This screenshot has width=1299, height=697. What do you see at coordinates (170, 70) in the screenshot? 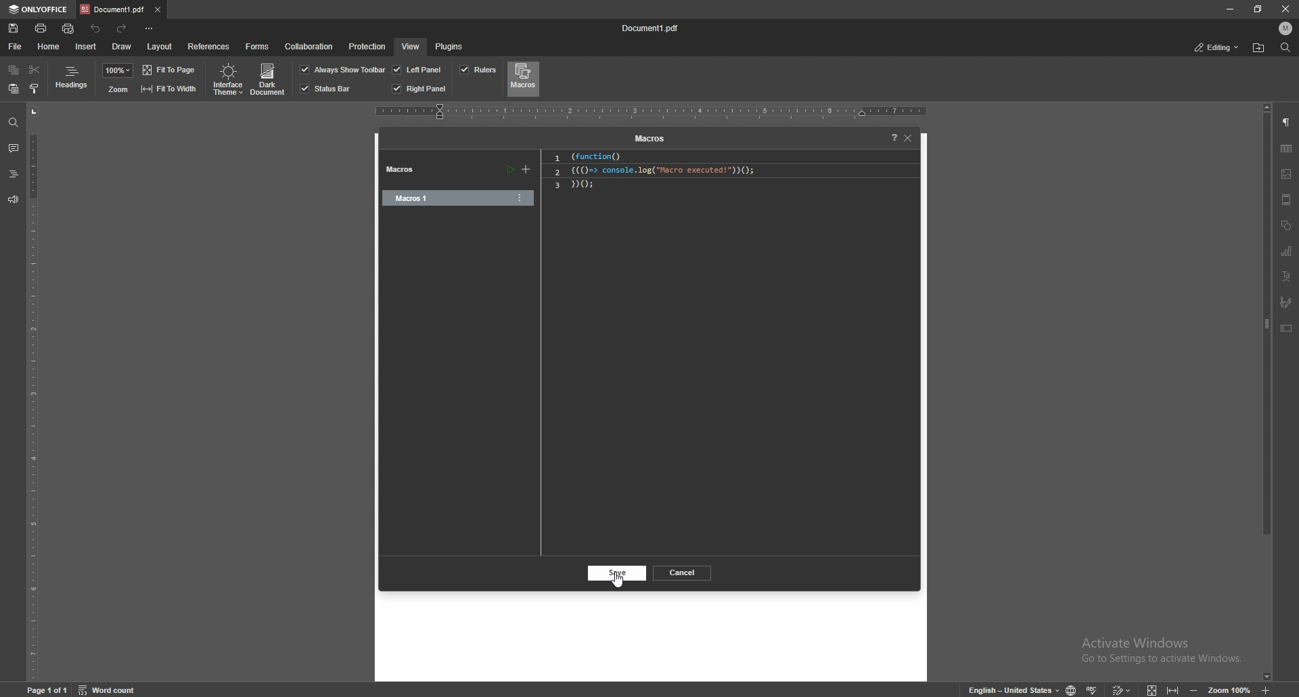
I see `fit to page` at bounding box center [170, 70].